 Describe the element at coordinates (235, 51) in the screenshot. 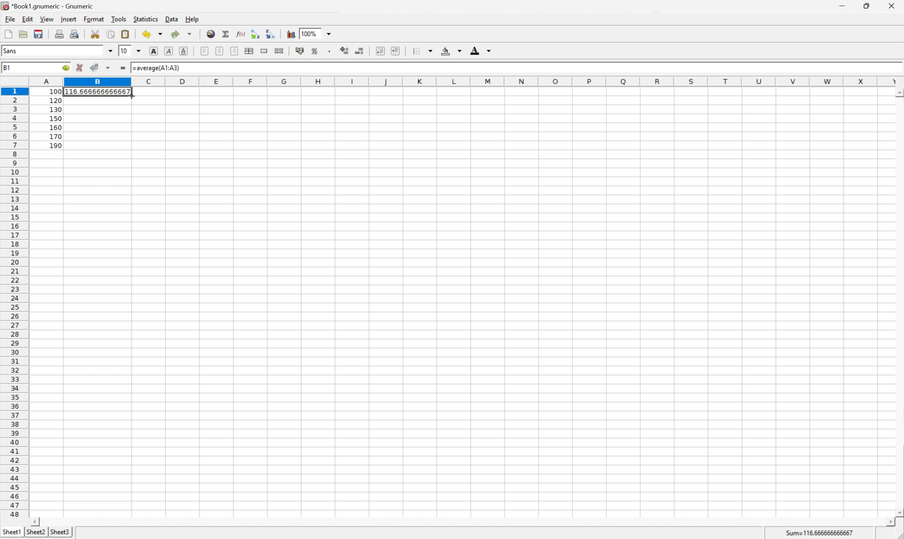

I see `Align Right` at that location.